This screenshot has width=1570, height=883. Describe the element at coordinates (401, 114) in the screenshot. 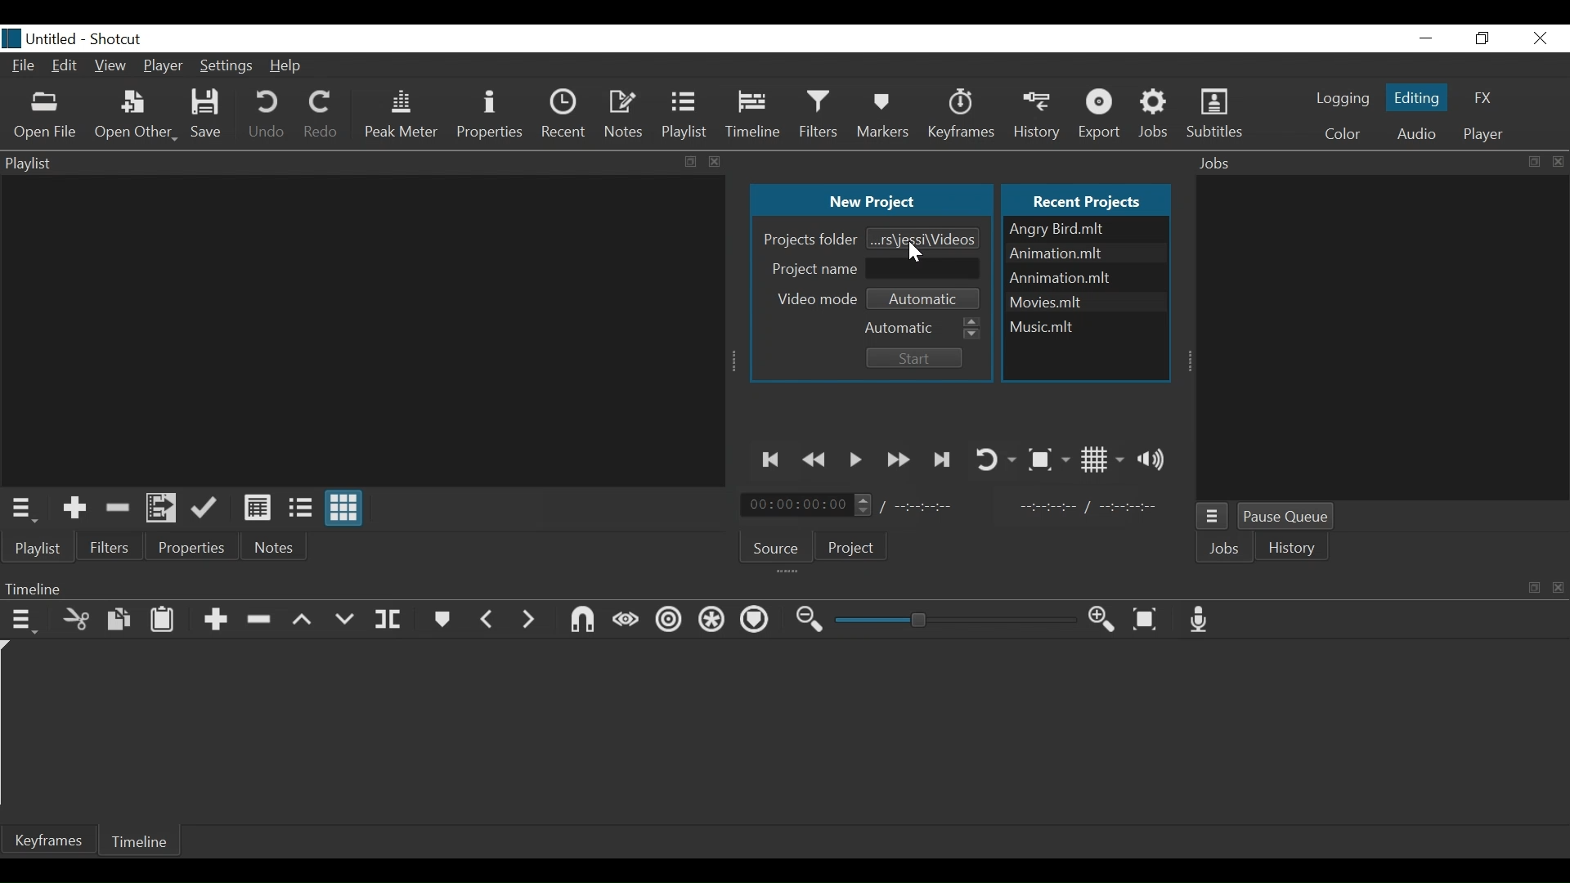

I see `Peak Meter` at that location.